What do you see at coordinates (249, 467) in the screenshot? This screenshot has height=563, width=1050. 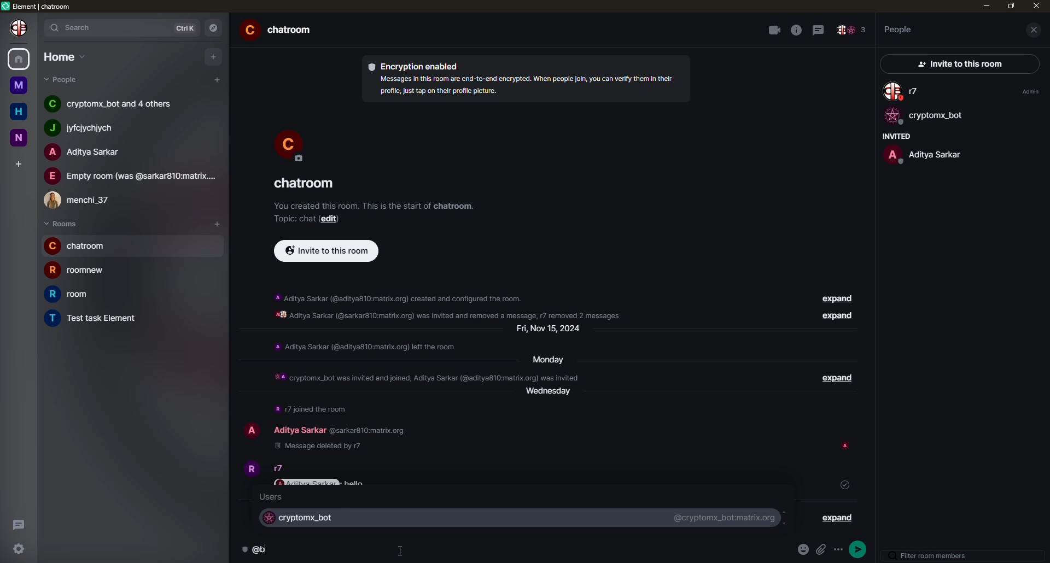 I see `profile` at bounding box center [249, 467].